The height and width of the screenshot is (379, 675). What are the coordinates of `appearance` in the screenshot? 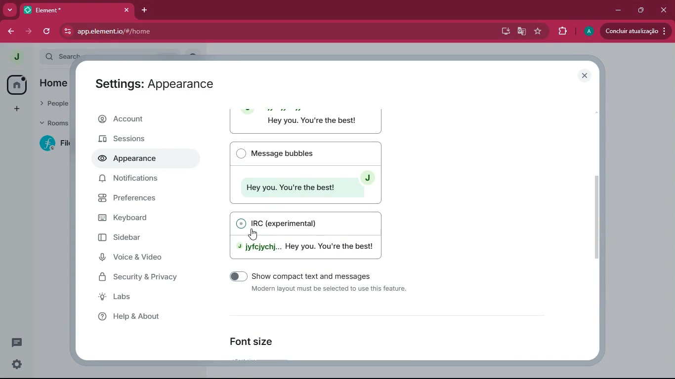 It's located at (133, 159).